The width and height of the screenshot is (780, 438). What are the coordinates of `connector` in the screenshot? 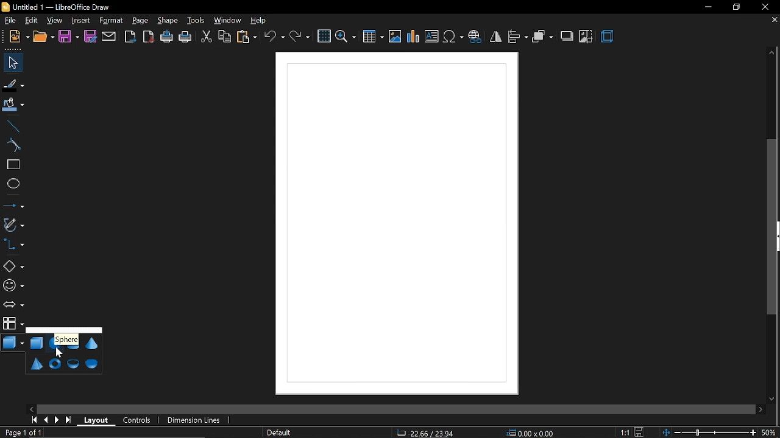 It's located at (16, 243).